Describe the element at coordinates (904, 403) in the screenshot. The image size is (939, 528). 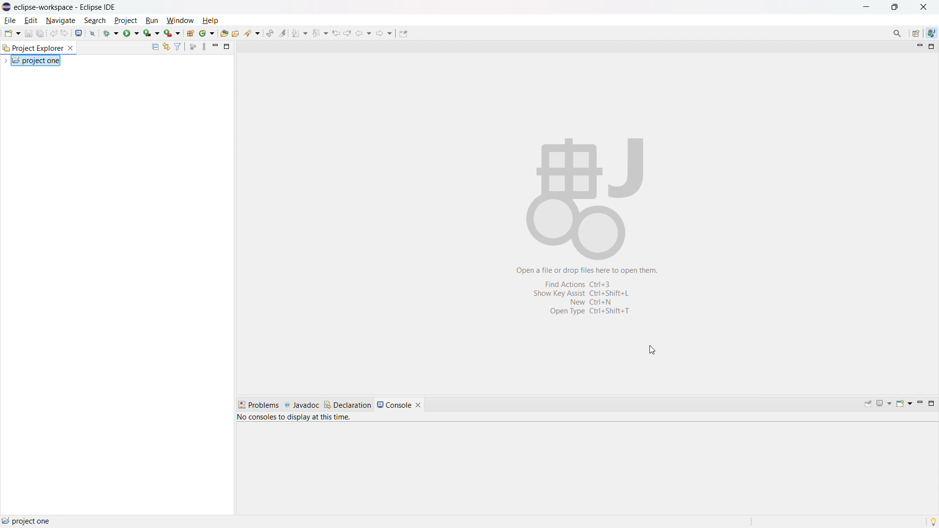
I see `open console` at that location.